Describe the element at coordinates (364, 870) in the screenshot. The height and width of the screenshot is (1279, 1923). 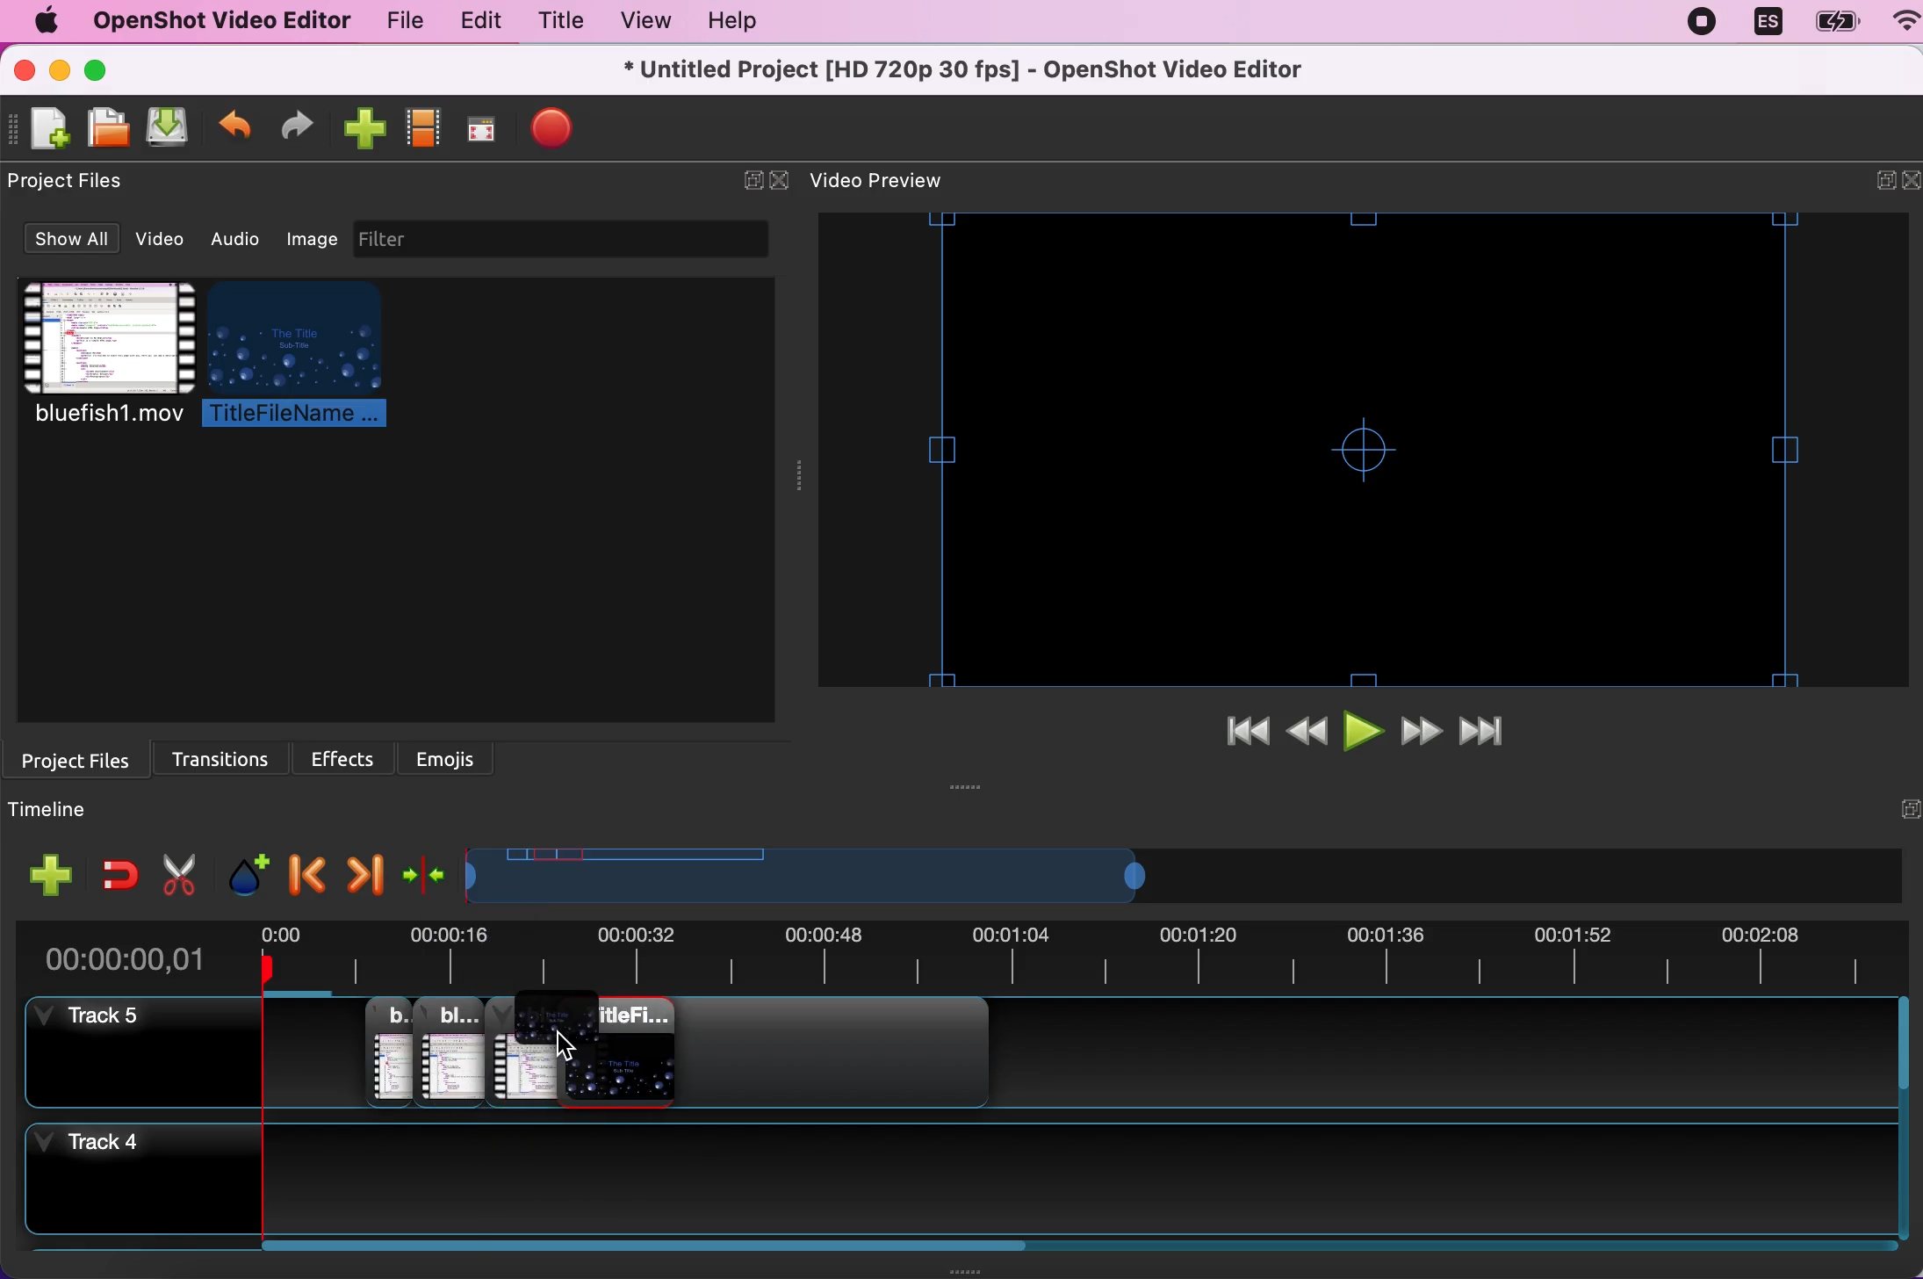
I see `next marker` at that location.